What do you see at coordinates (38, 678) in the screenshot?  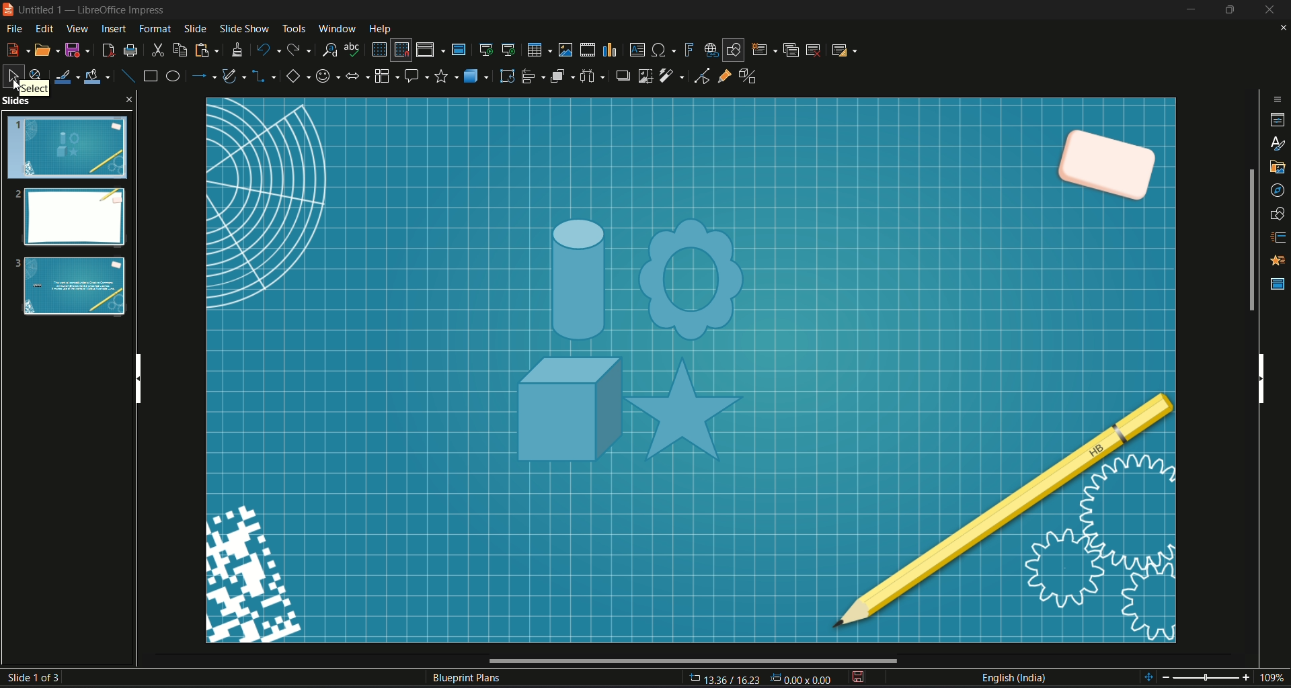 I see `Slide number` at bounding box center [38, 678].